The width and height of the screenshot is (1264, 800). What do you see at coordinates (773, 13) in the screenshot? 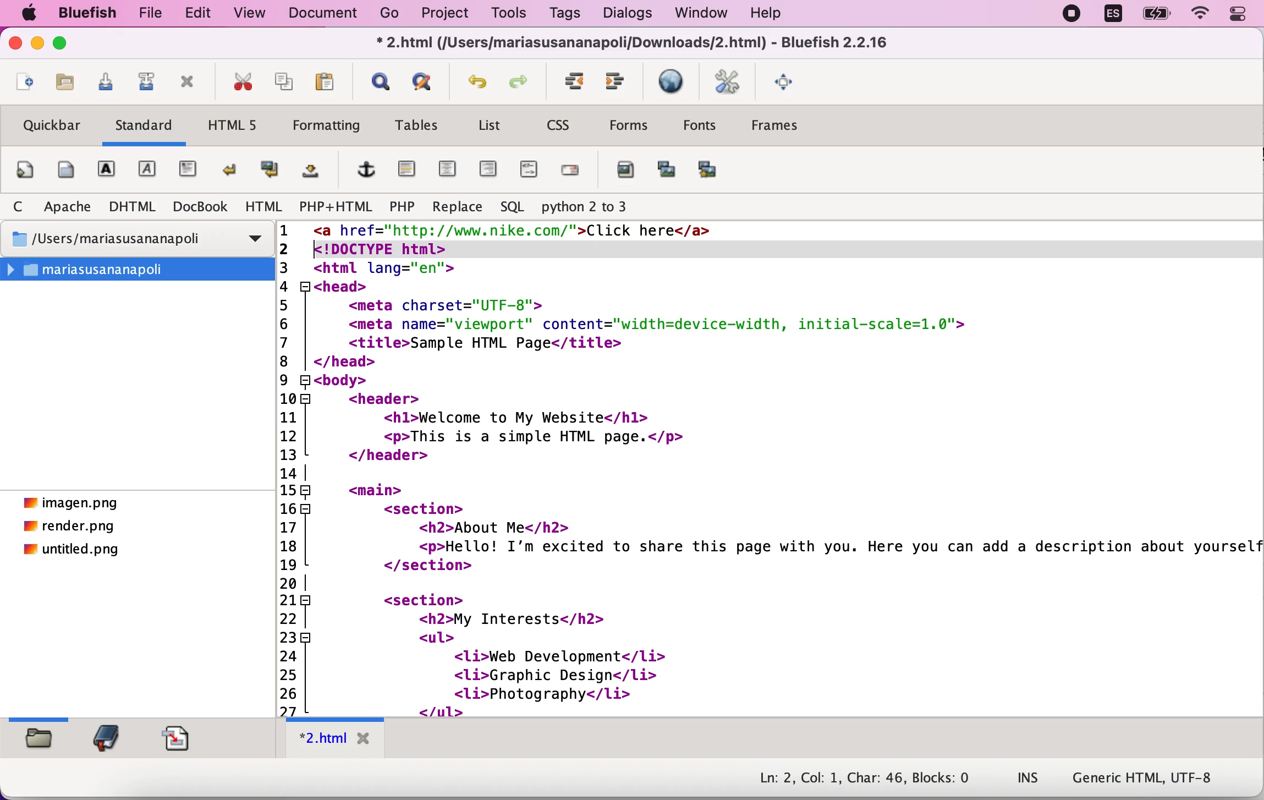
I see `help` at bounding box center [773, 13].